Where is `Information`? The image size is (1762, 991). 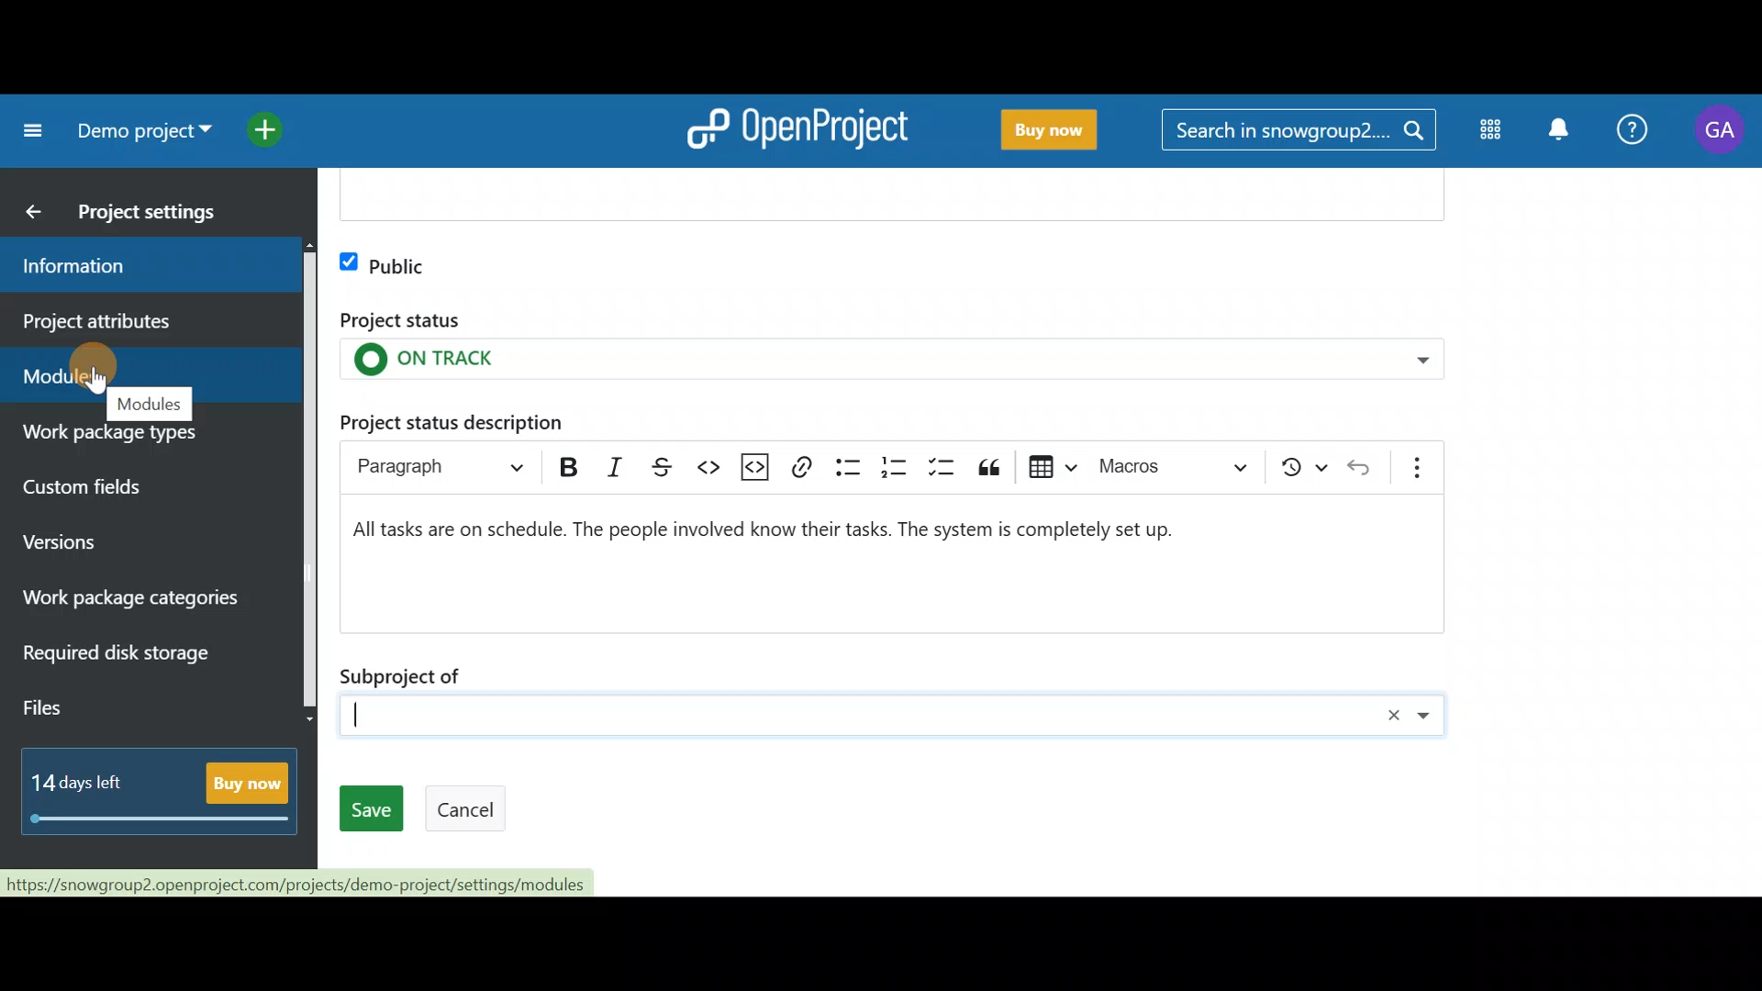
Information is located at coordinates (137, 269).